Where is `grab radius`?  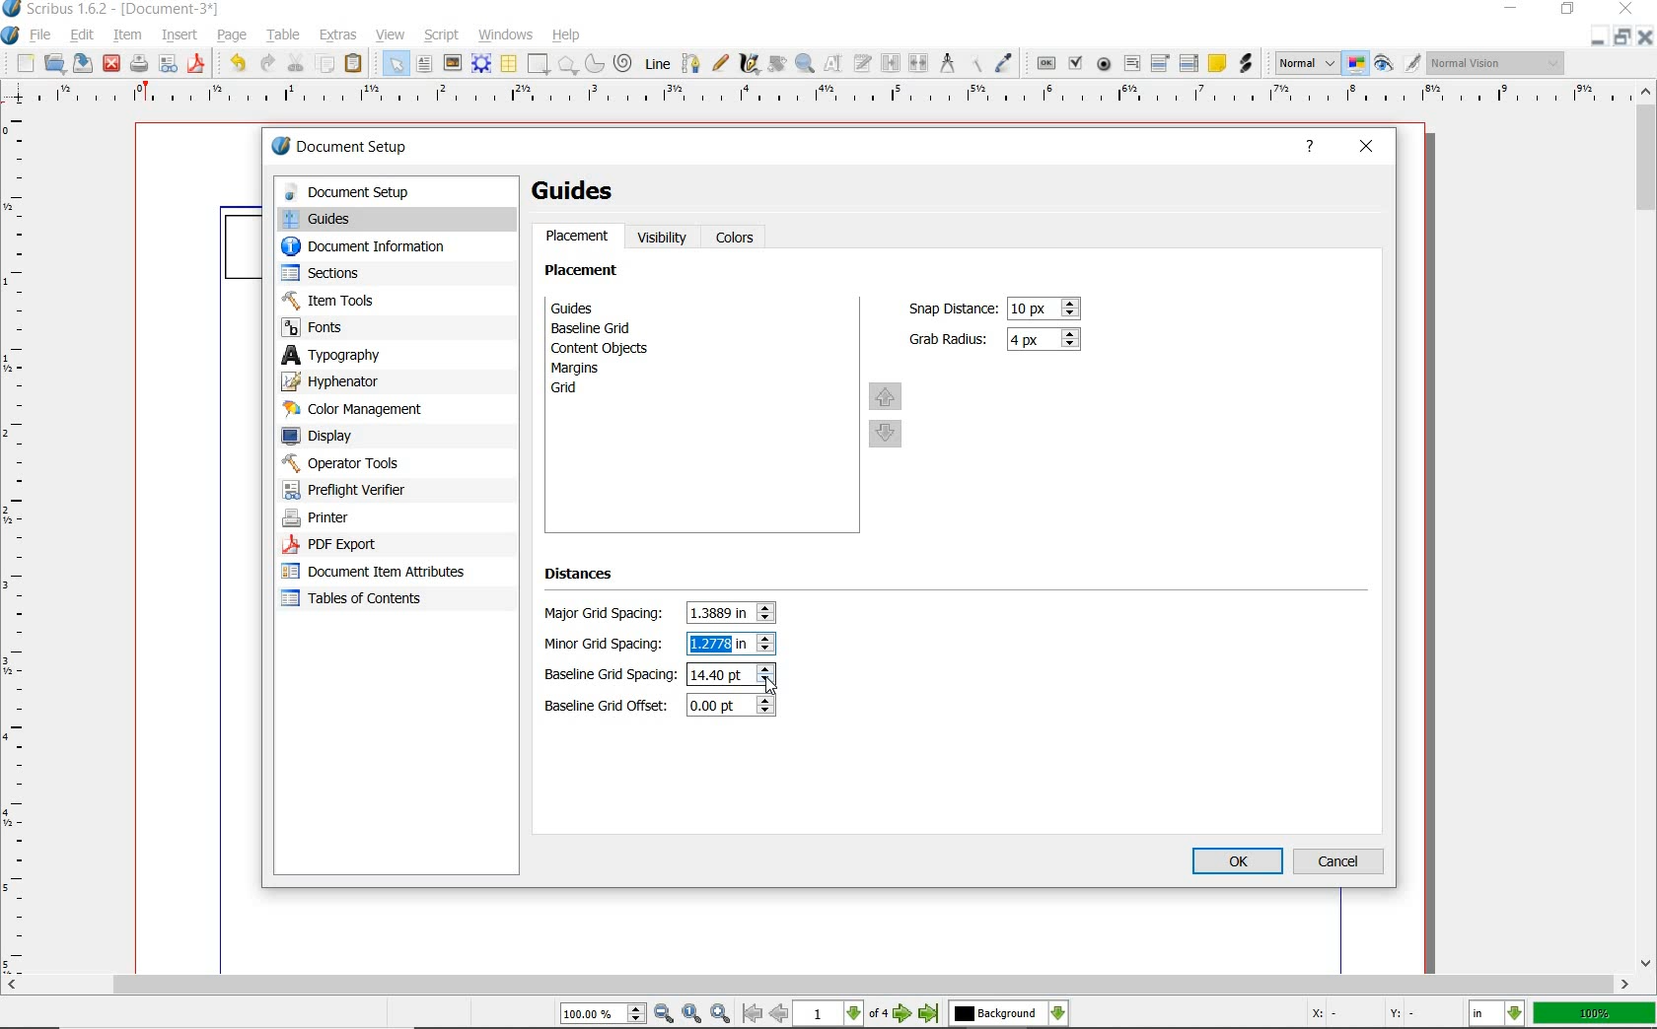 grab radius is located at coordinates (1047, 340).